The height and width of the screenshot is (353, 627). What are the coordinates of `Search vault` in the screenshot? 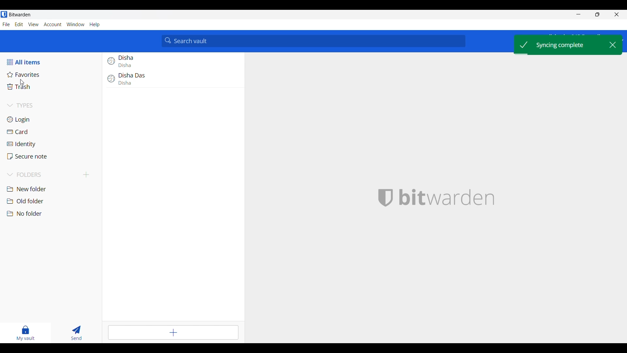 It's located at (314, 42).